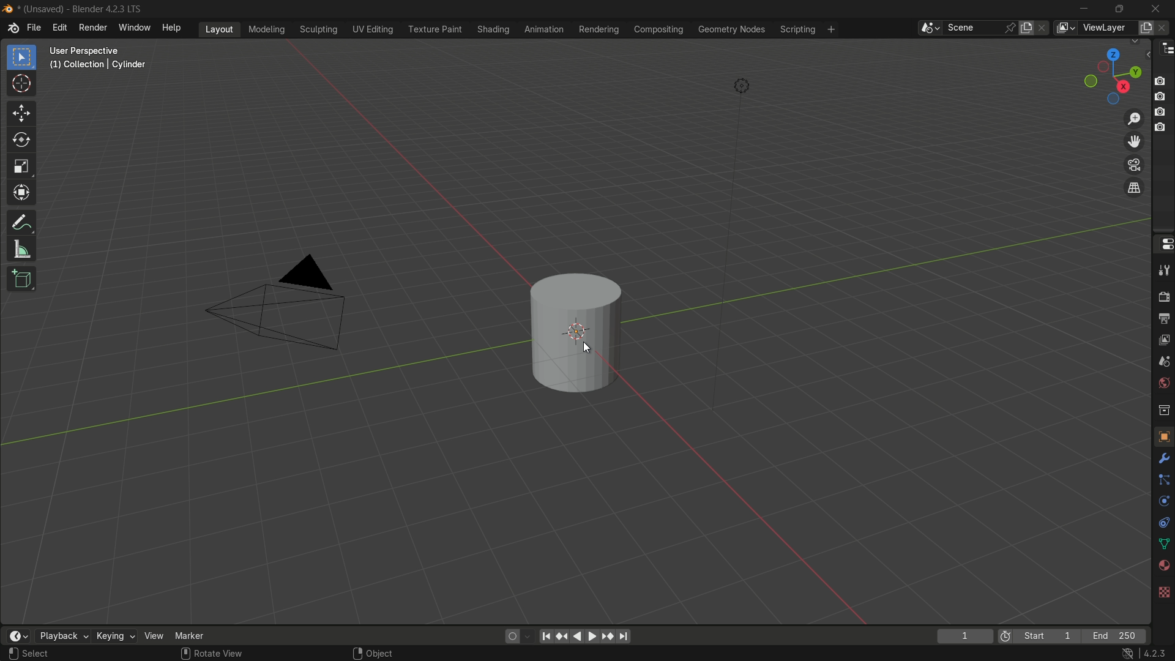 Image resolution: width=1175 pixels, height=661 pixels. Describe the element at coordinates (1163, 272) in the screenshot. I see `tools` at that location.